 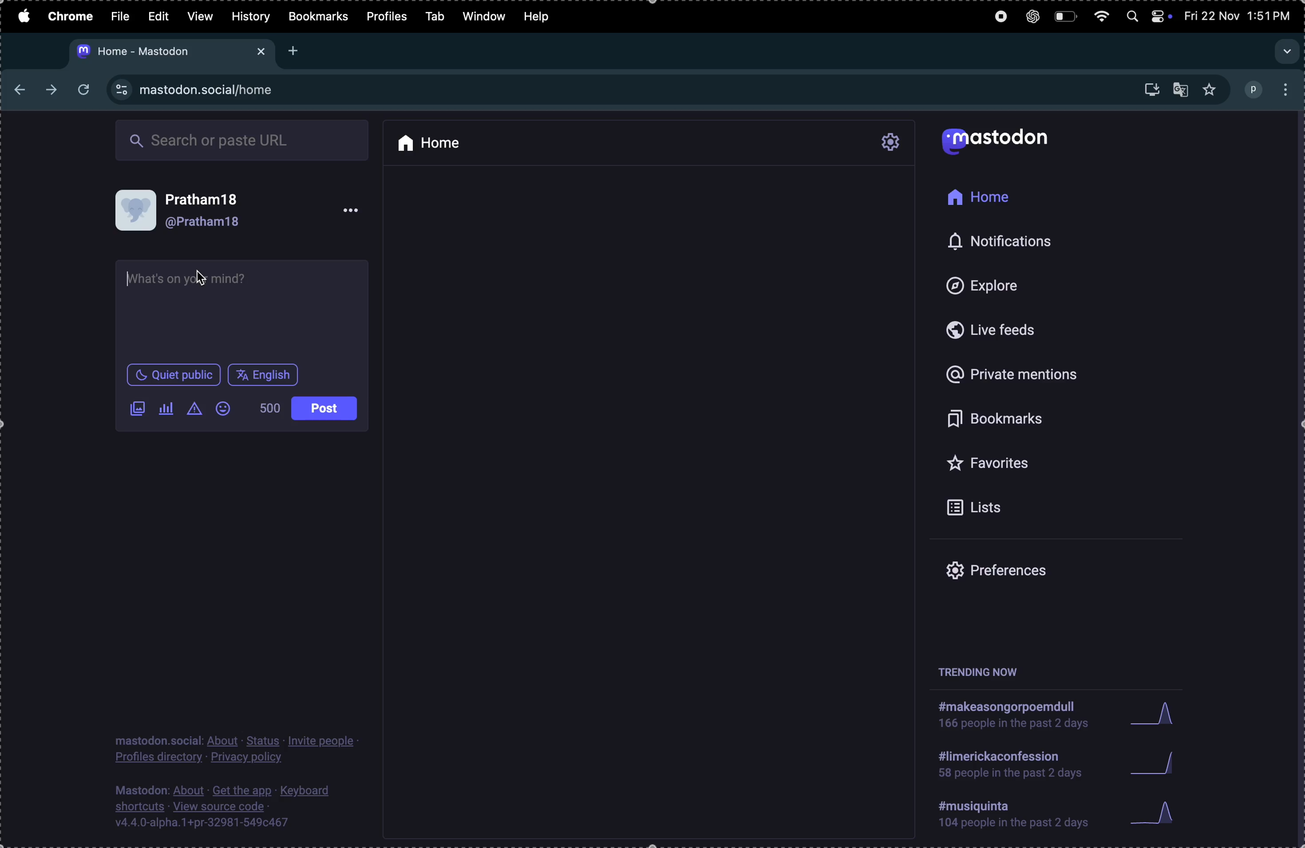 What do you see at coordinates (1018, 466) in the screenshot?
I see `favourites` at bounding box center [1018, 466].